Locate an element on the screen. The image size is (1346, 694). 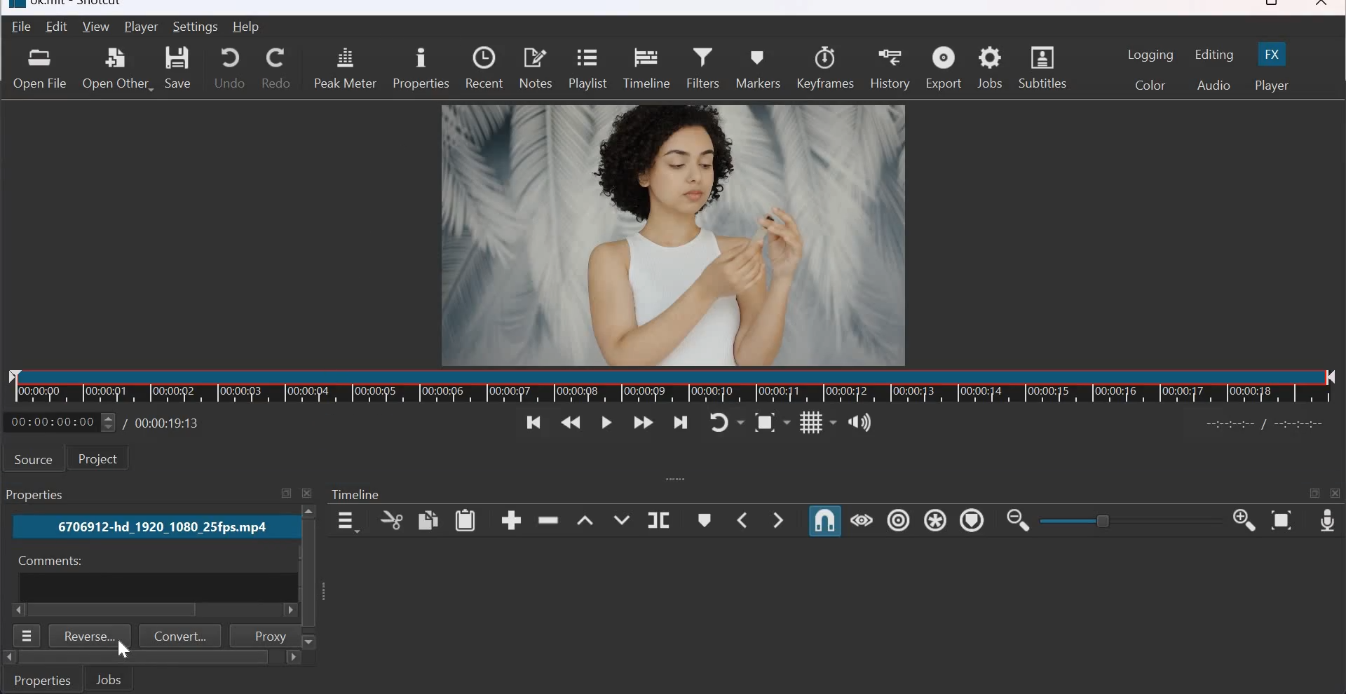
Toggle grid display on the player is located at coordinates (819, 422).